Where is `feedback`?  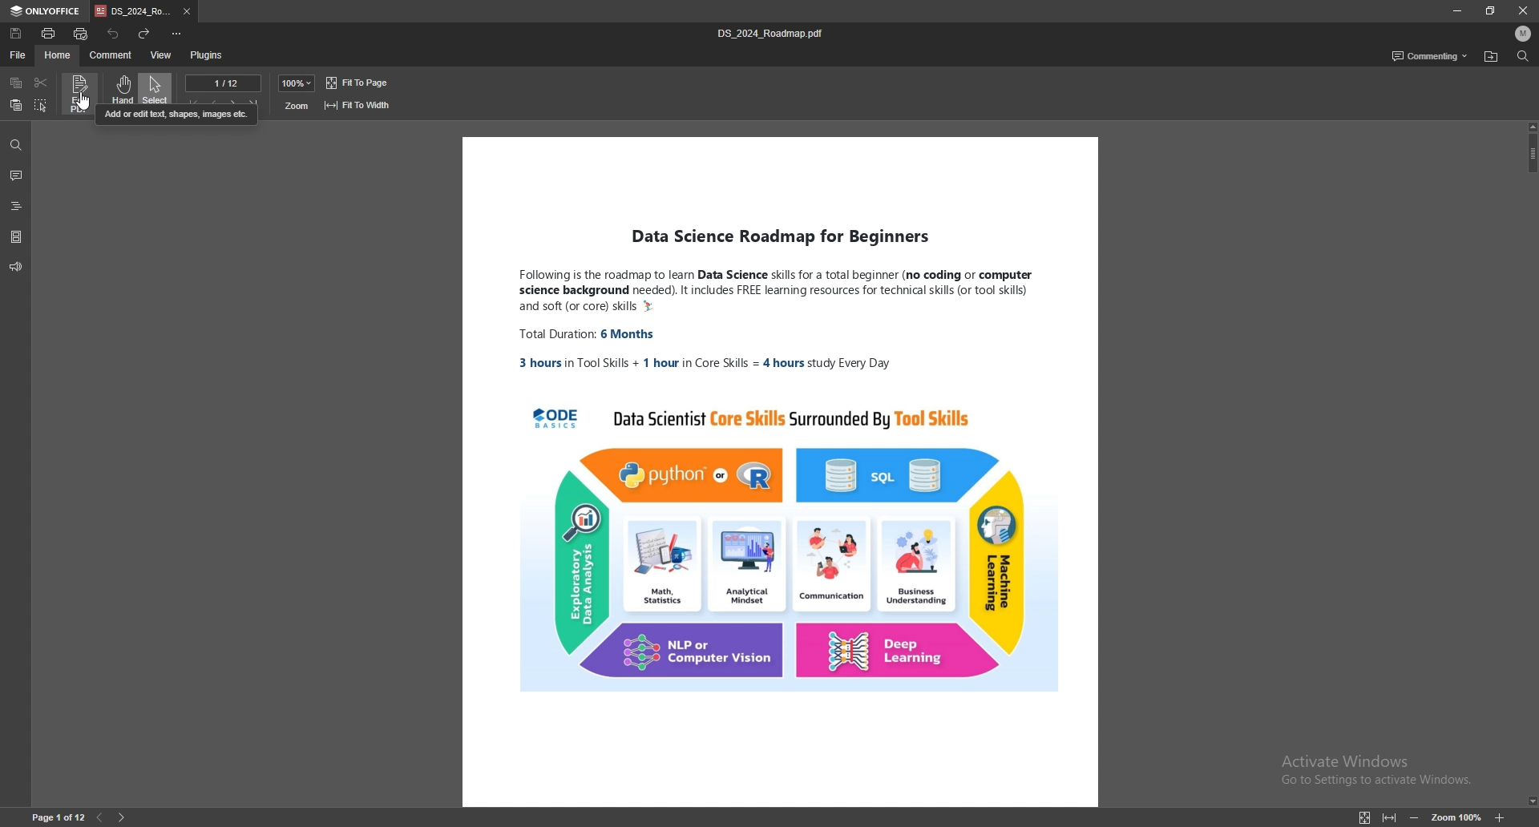 feedback is located at coordinates (16, 267).